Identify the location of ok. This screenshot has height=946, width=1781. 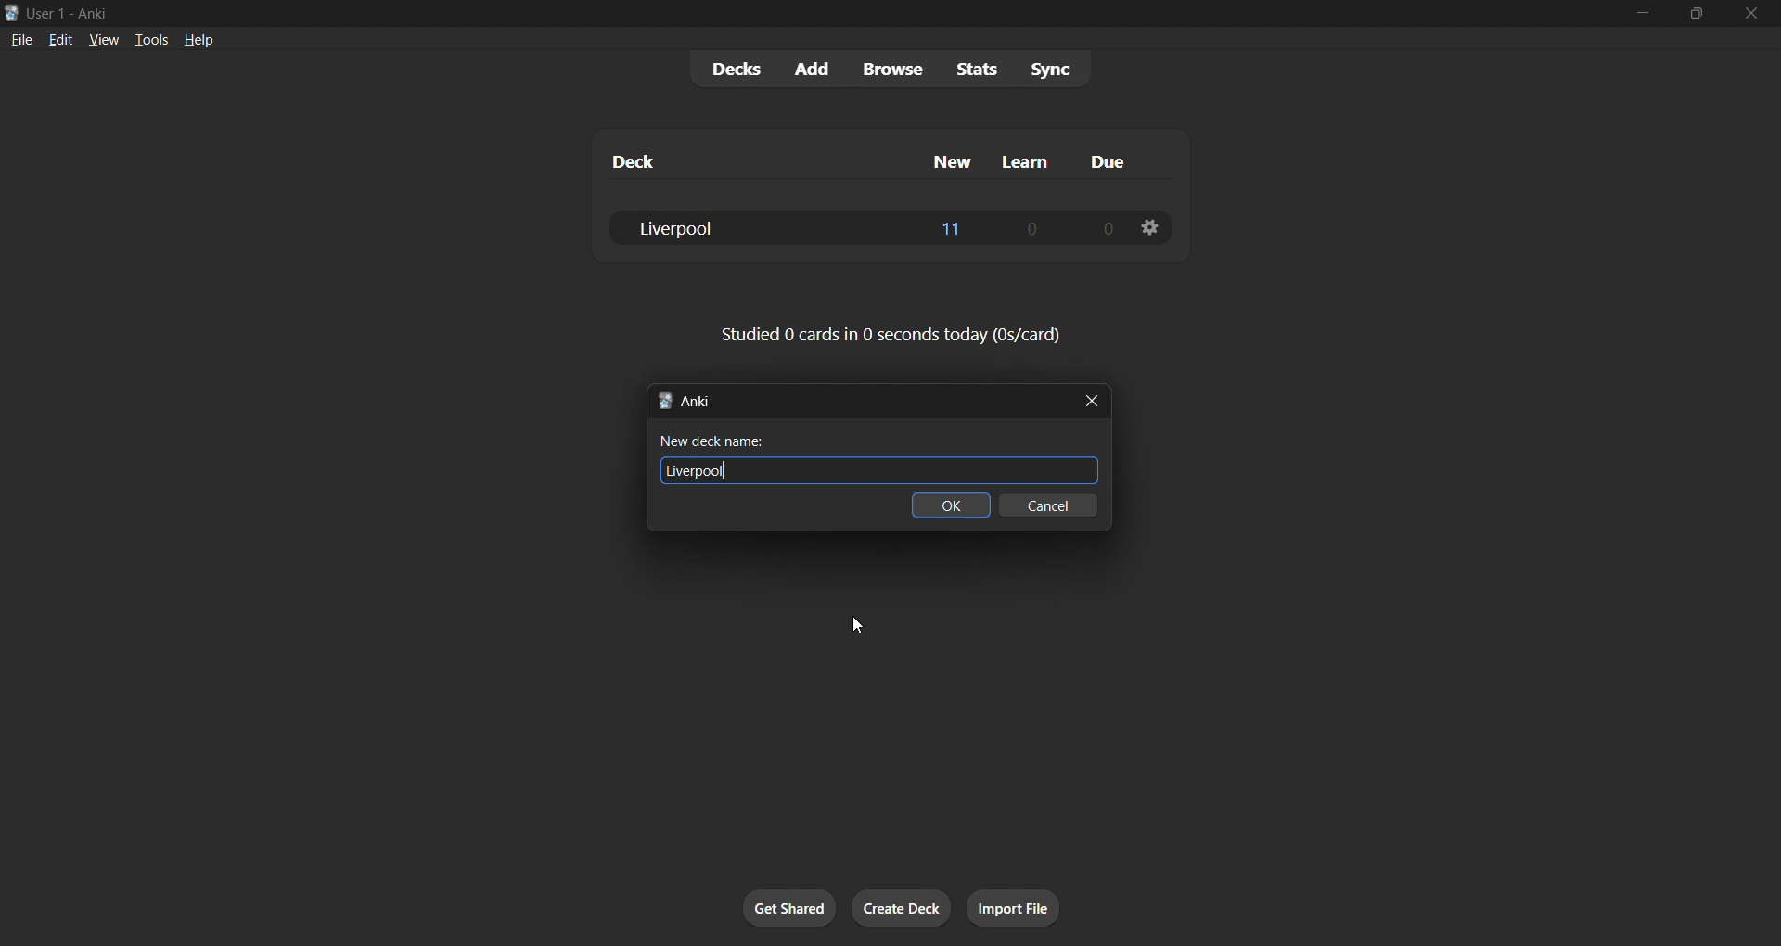
(952, 505).